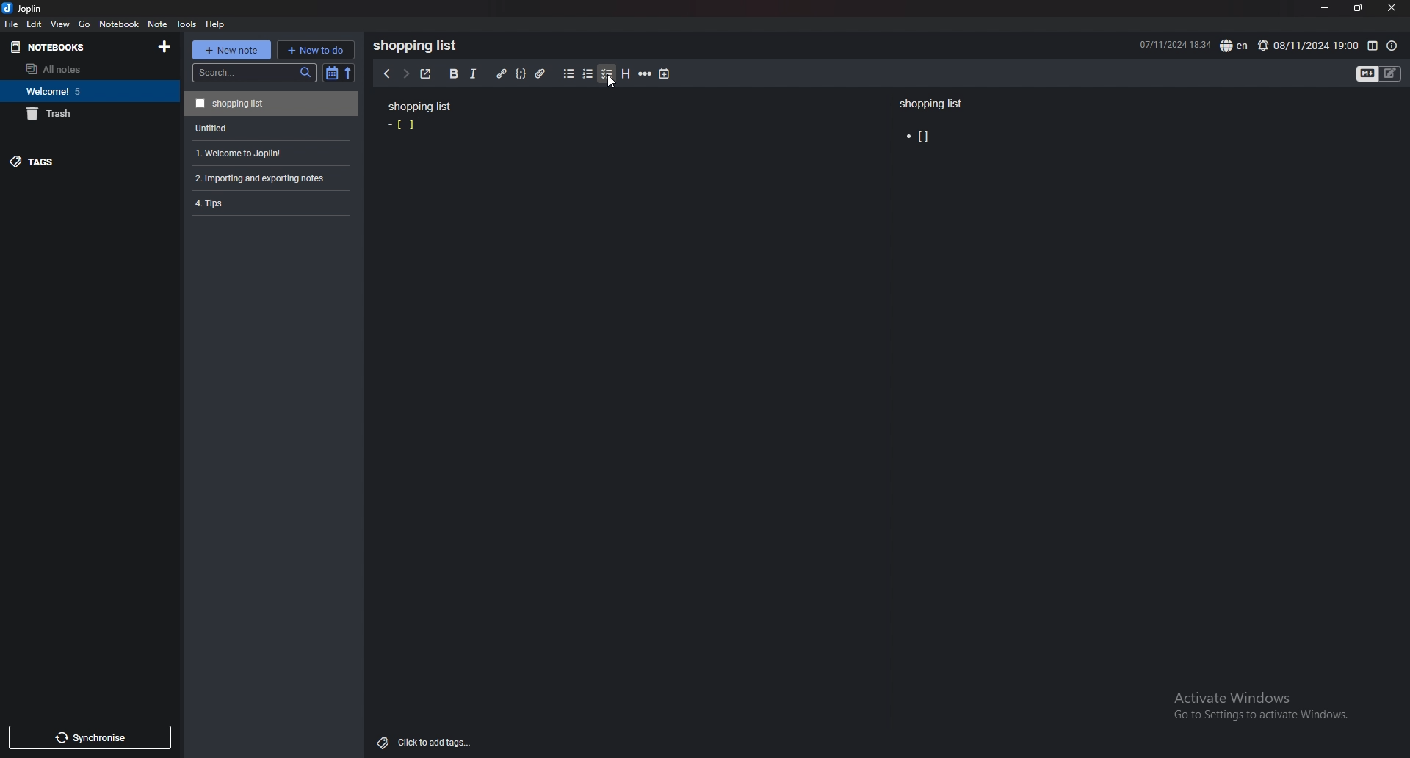  What do you see at coordinates (474, 74) in the screenshot?
I see `italic` at bounding box center [474, 74].